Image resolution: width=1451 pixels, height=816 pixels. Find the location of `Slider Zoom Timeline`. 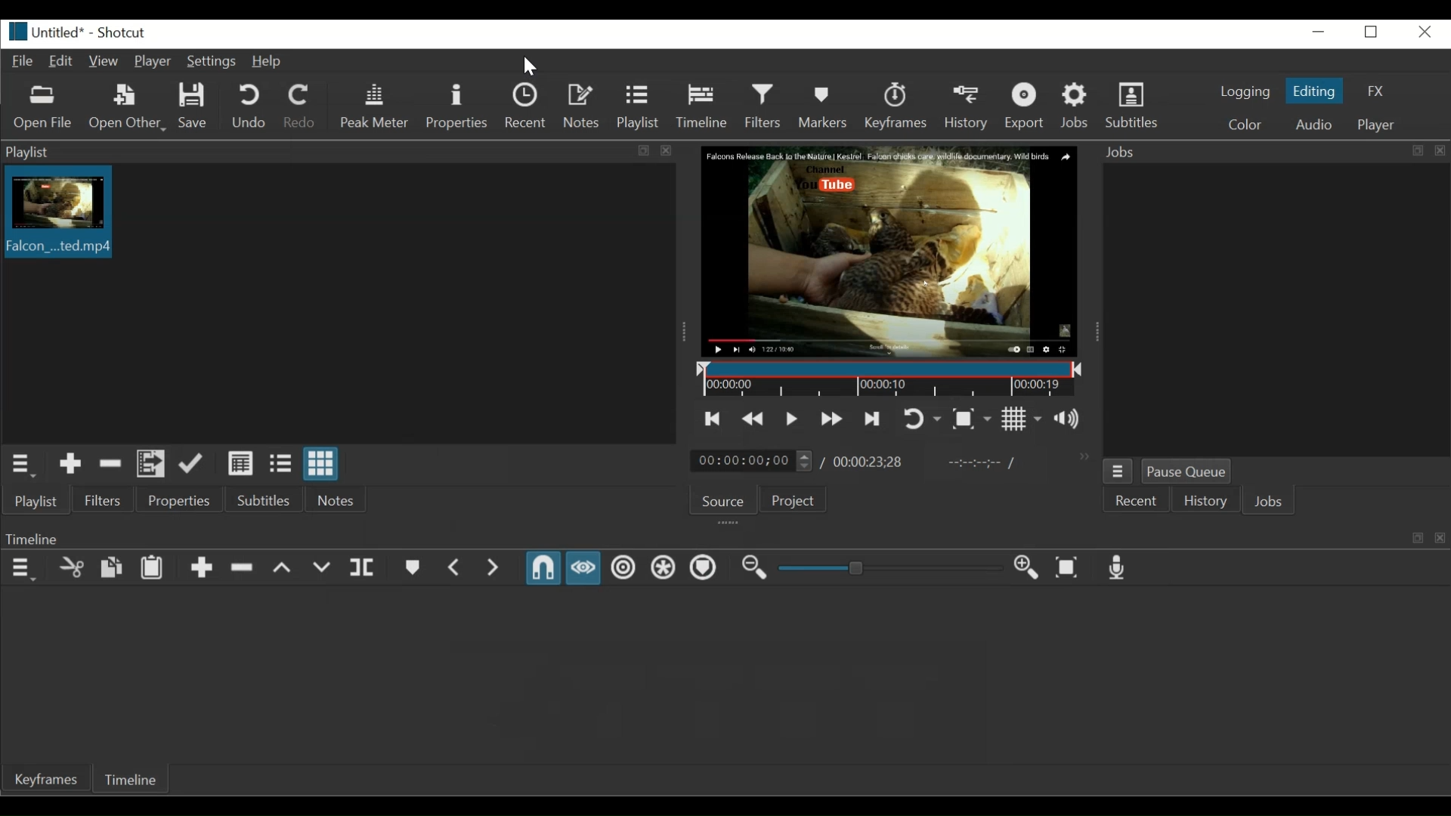

Slider Zoom Timeline is located at coordinates (888, 568).